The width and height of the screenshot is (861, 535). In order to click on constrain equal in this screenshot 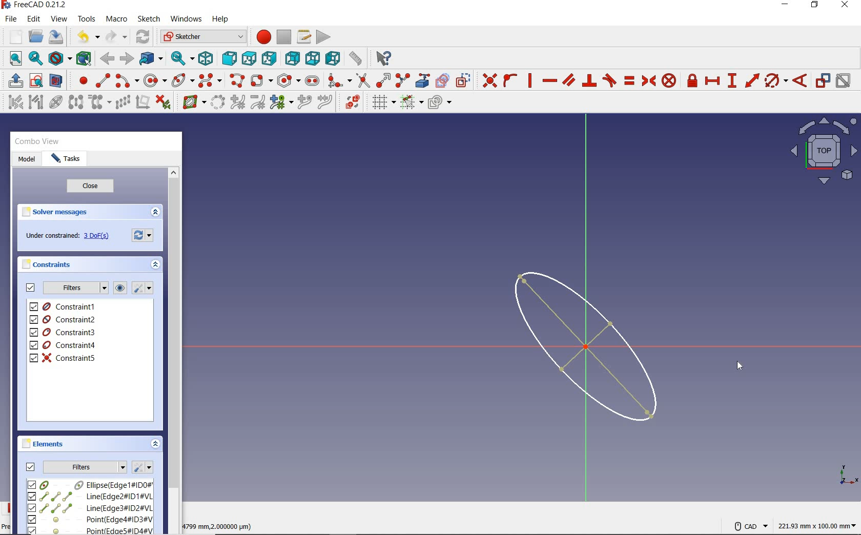, I will do `click(630, 80)`.